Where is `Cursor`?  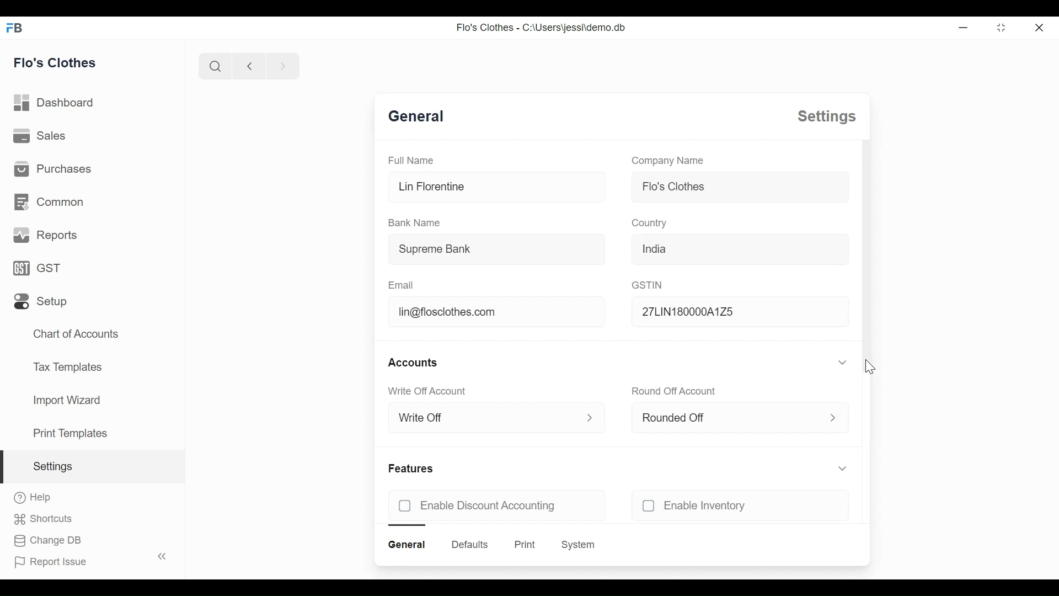
Cursor is located at coordinates (869, 368).